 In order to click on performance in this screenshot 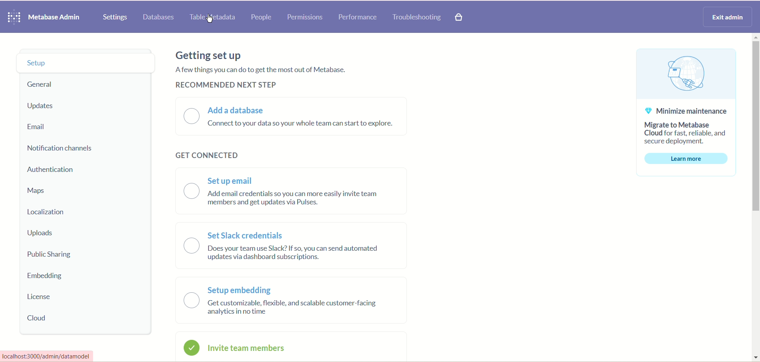, I will do `click(358, 17)`.